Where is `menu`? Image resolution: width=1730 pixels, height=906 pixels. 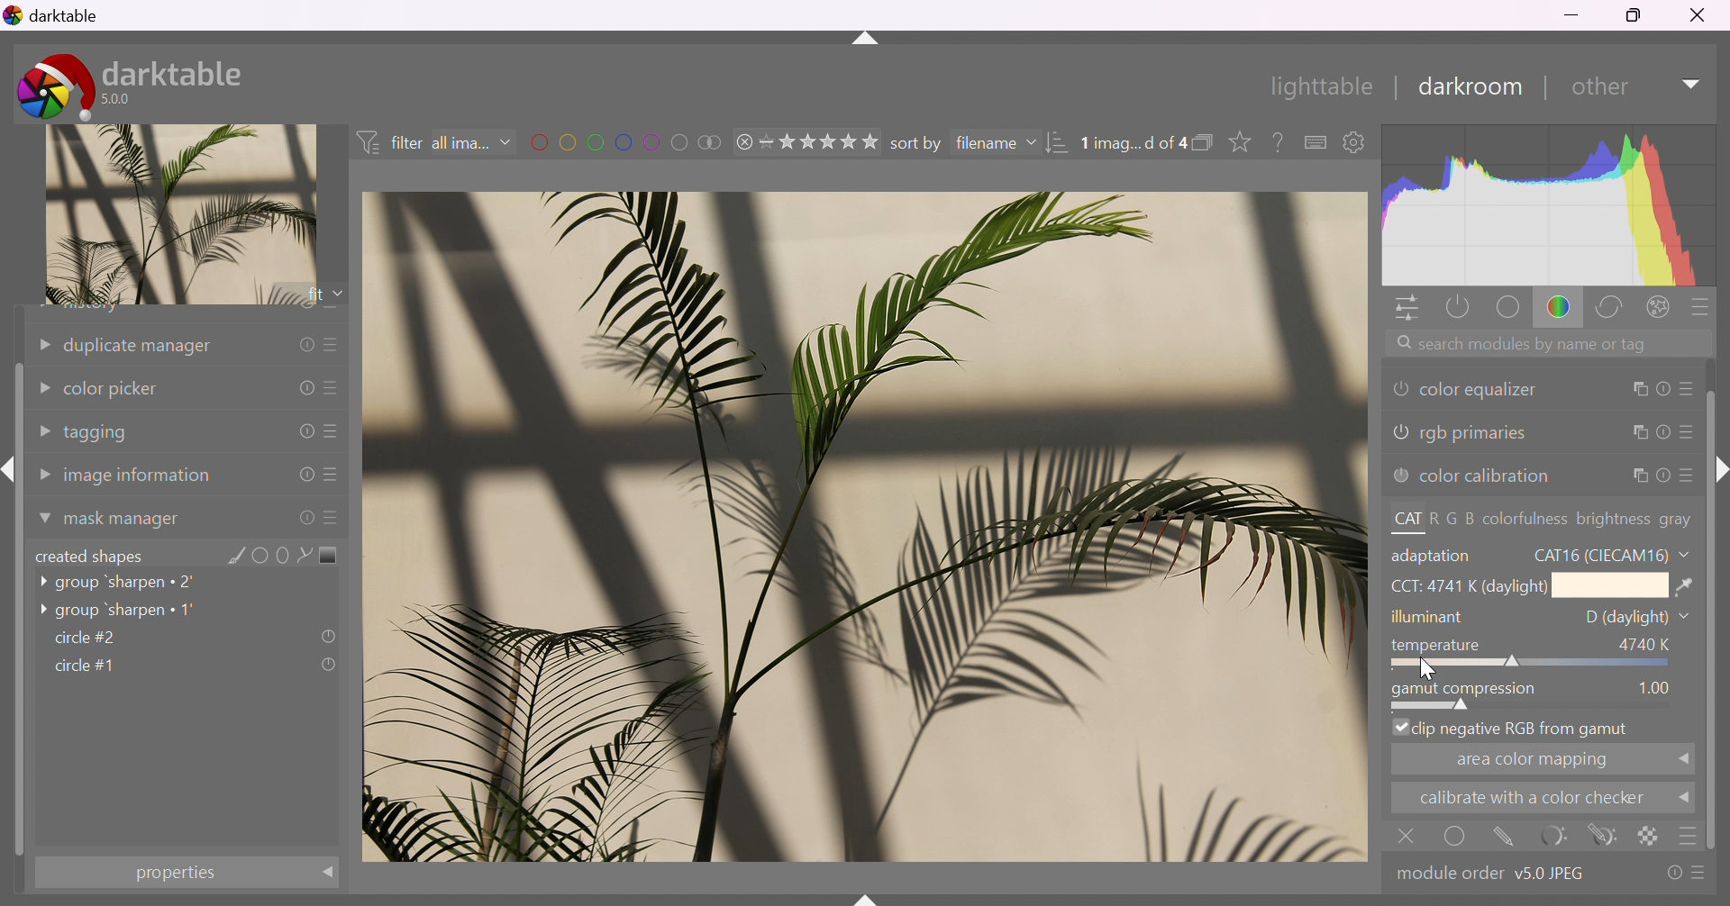 menu is located at coordinates (1685, 837).